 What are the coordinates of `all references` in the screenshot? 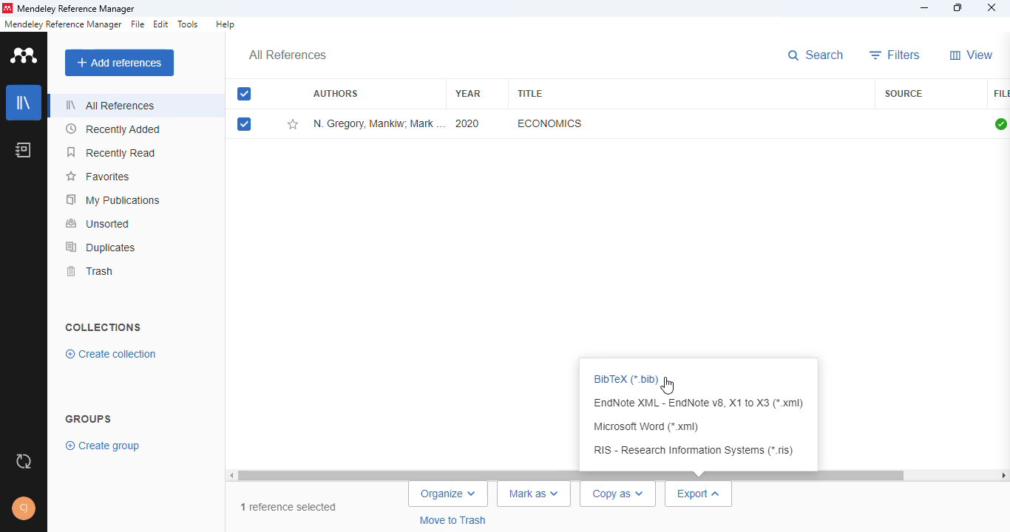 It's located at (112, 104).